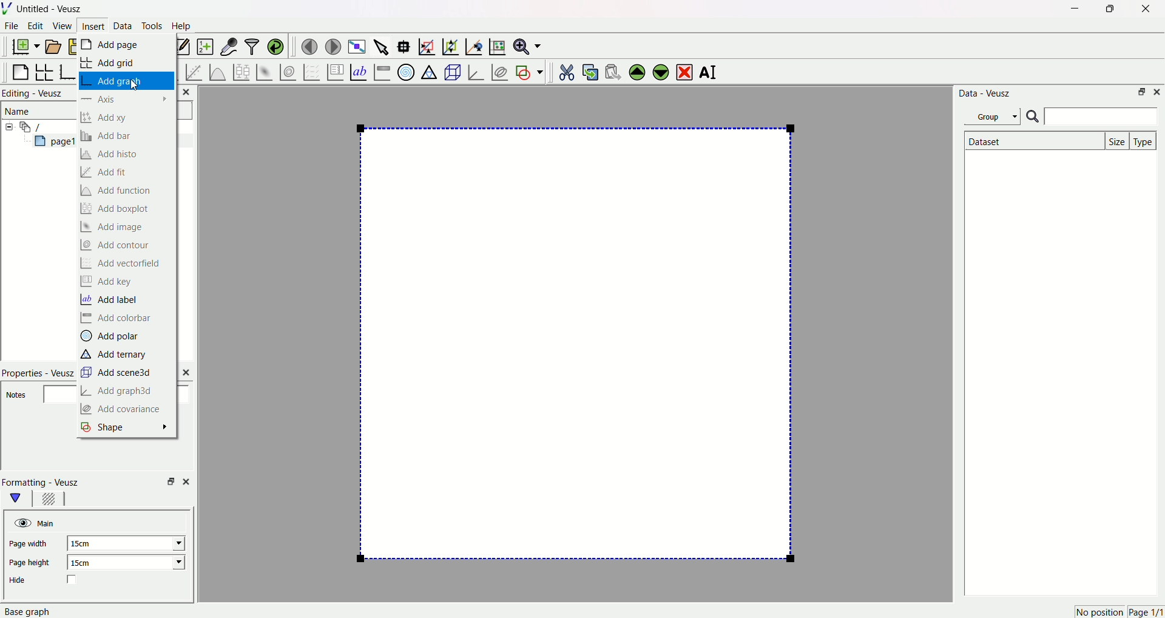 Image resolution: width=1165 pixels, height=618 pixels. Describe the element at coordinates (566, 70) in the screenshot. I see `cut the widgets` at that location.